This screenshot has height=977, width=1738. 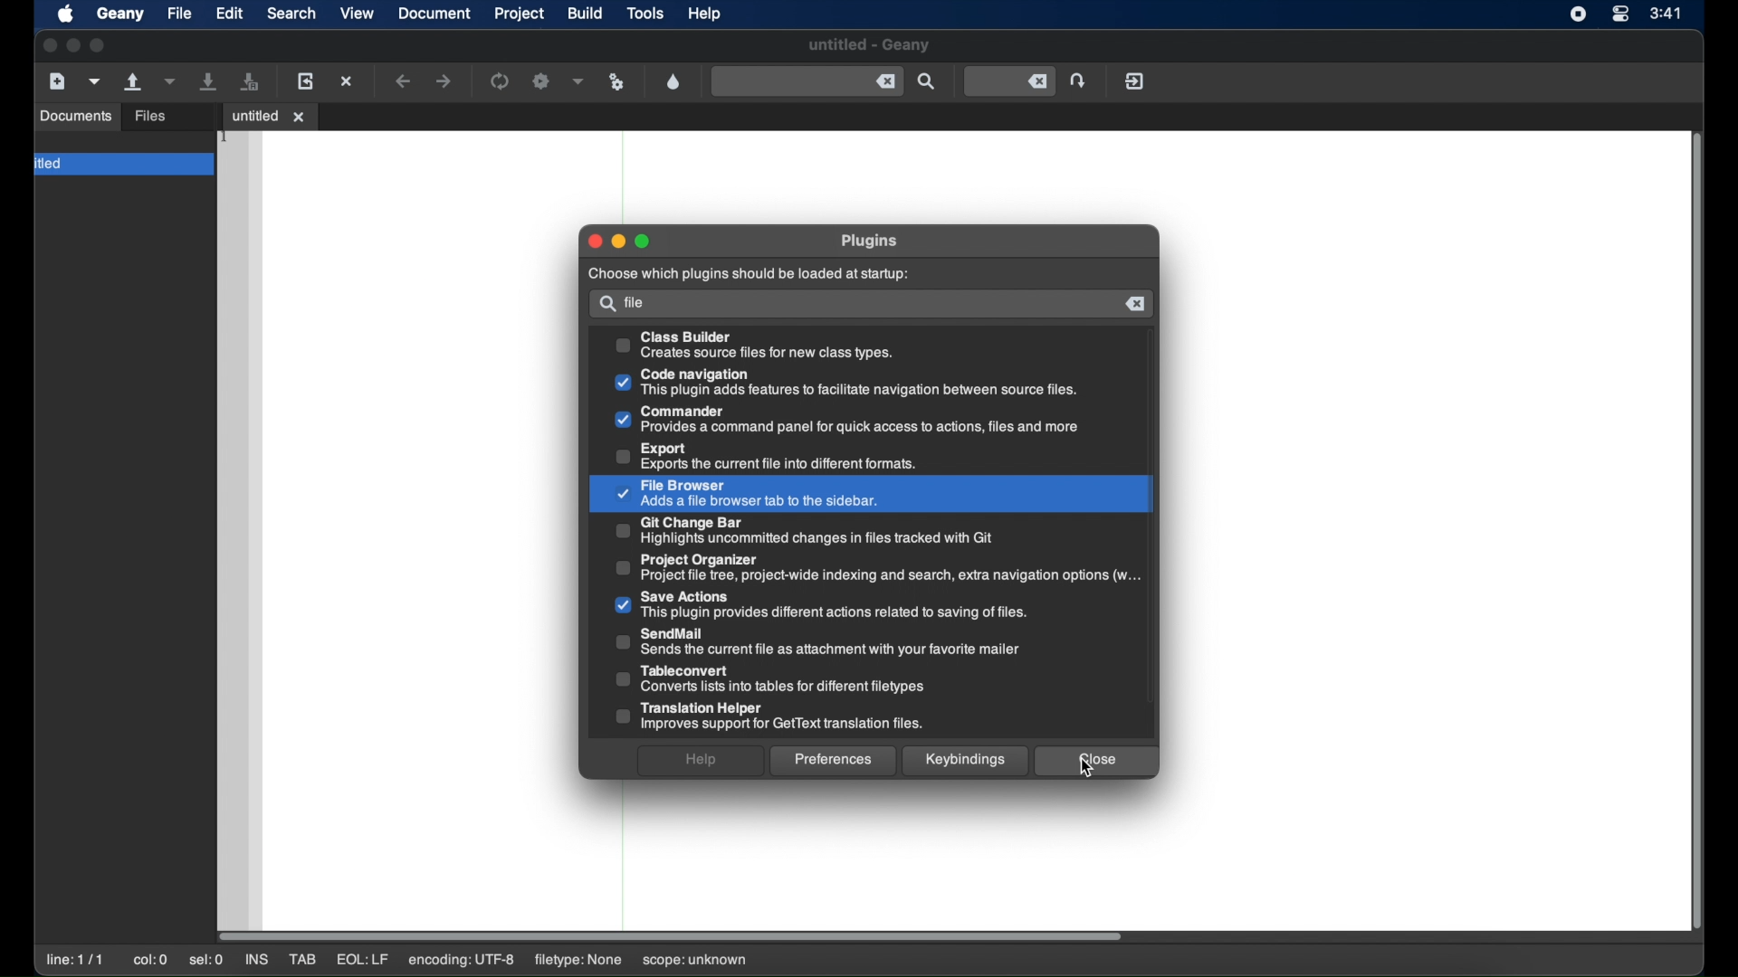 I want to click on find entered text in current file, so click(x=927, y=82).